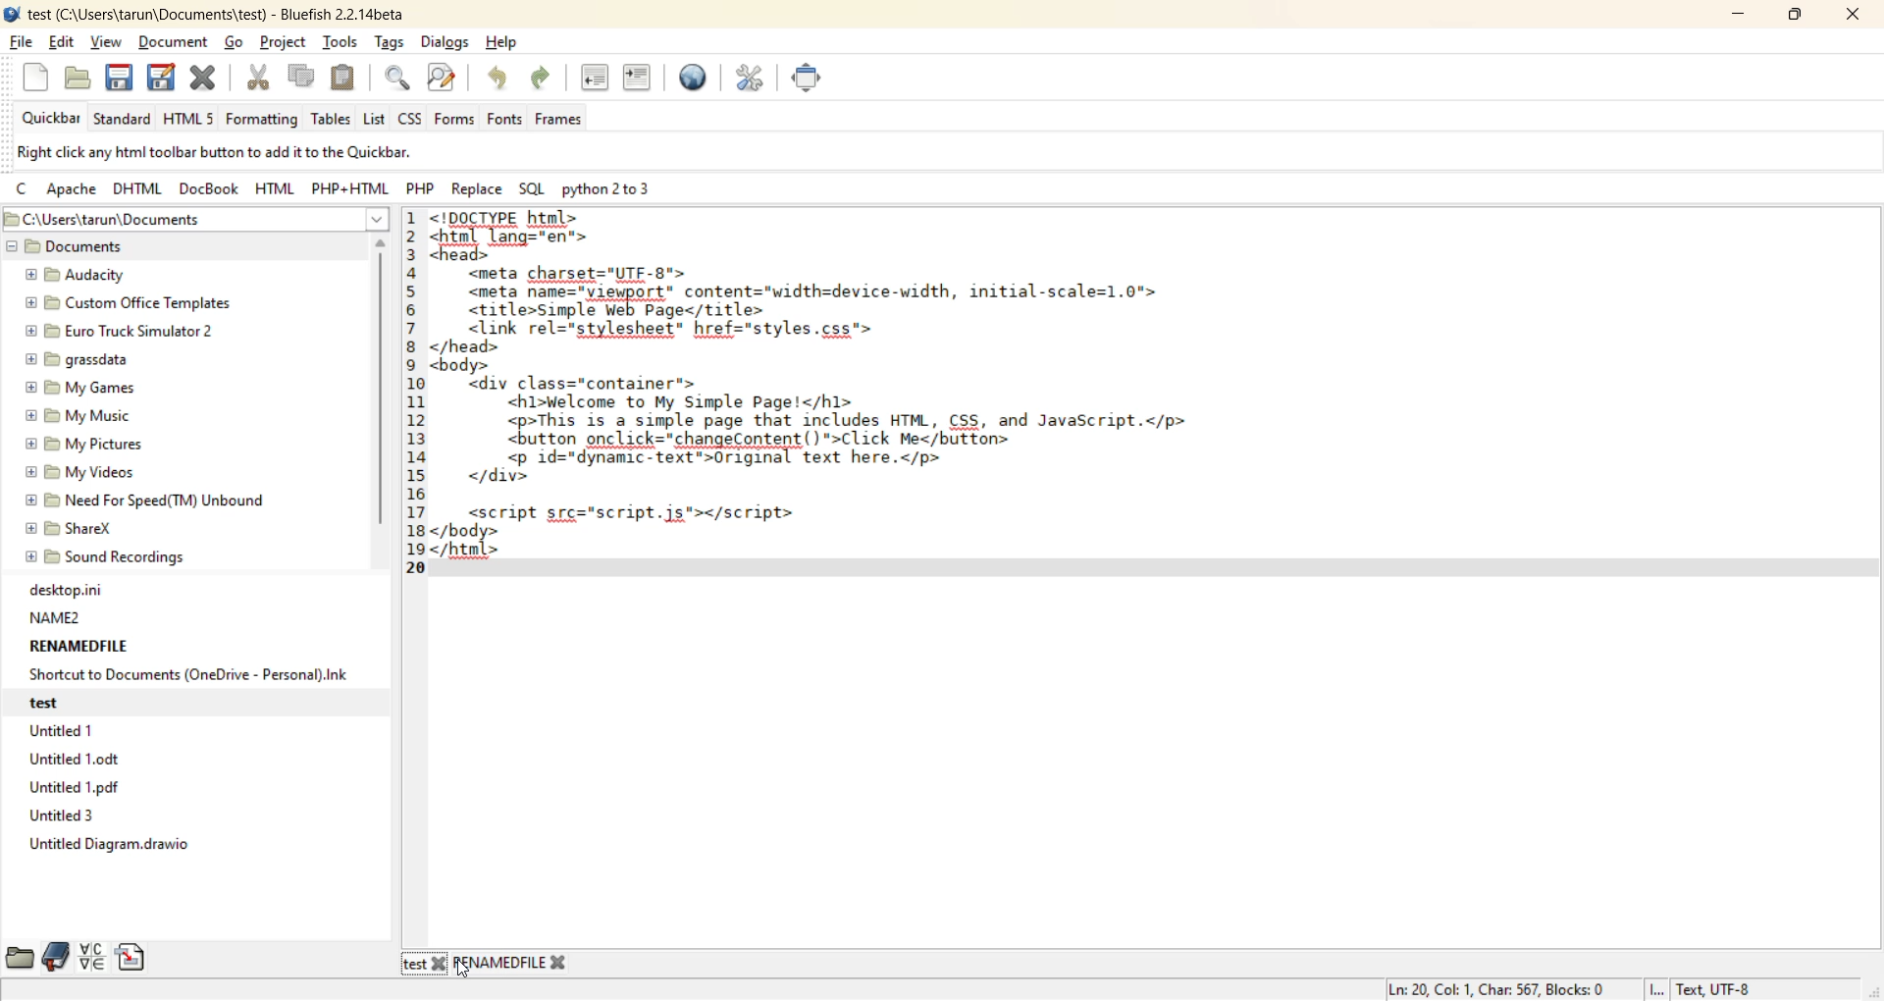 The height and width of the screenshot is (1001, 1884). Describe the element at coordinates (414, 964) in the screenshot. I see `test` at that location.